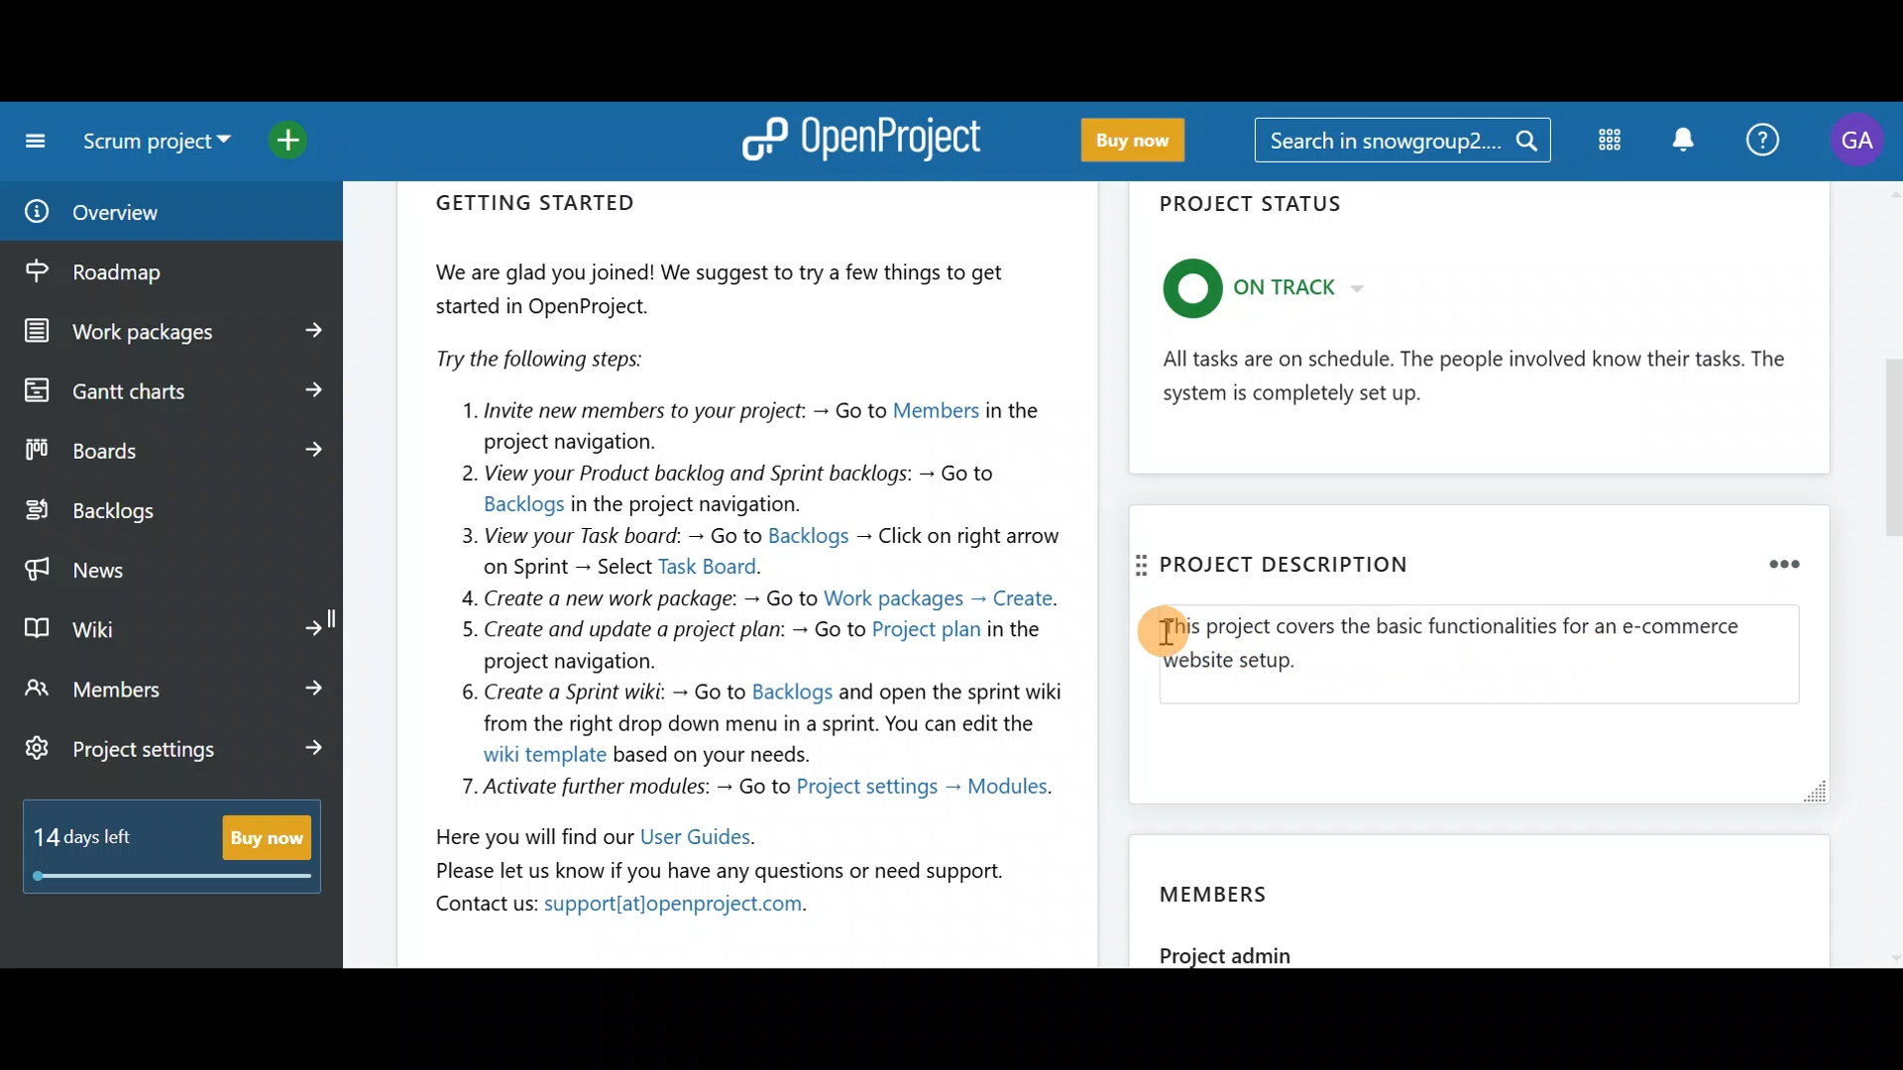 Image resolution: width=1903 pixels, height=1070 pixels. Describe the element at coordinates (161, 149) in the screenshot. I see `Select a project` at that location.